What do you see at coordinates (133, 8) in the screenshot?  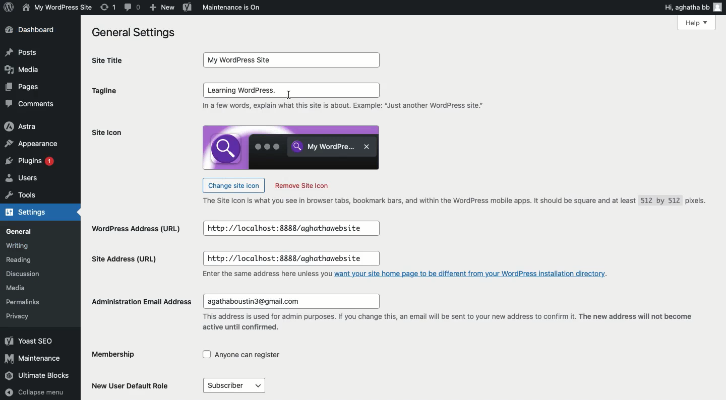 I see `Comment` at bounding box center [133, 8].